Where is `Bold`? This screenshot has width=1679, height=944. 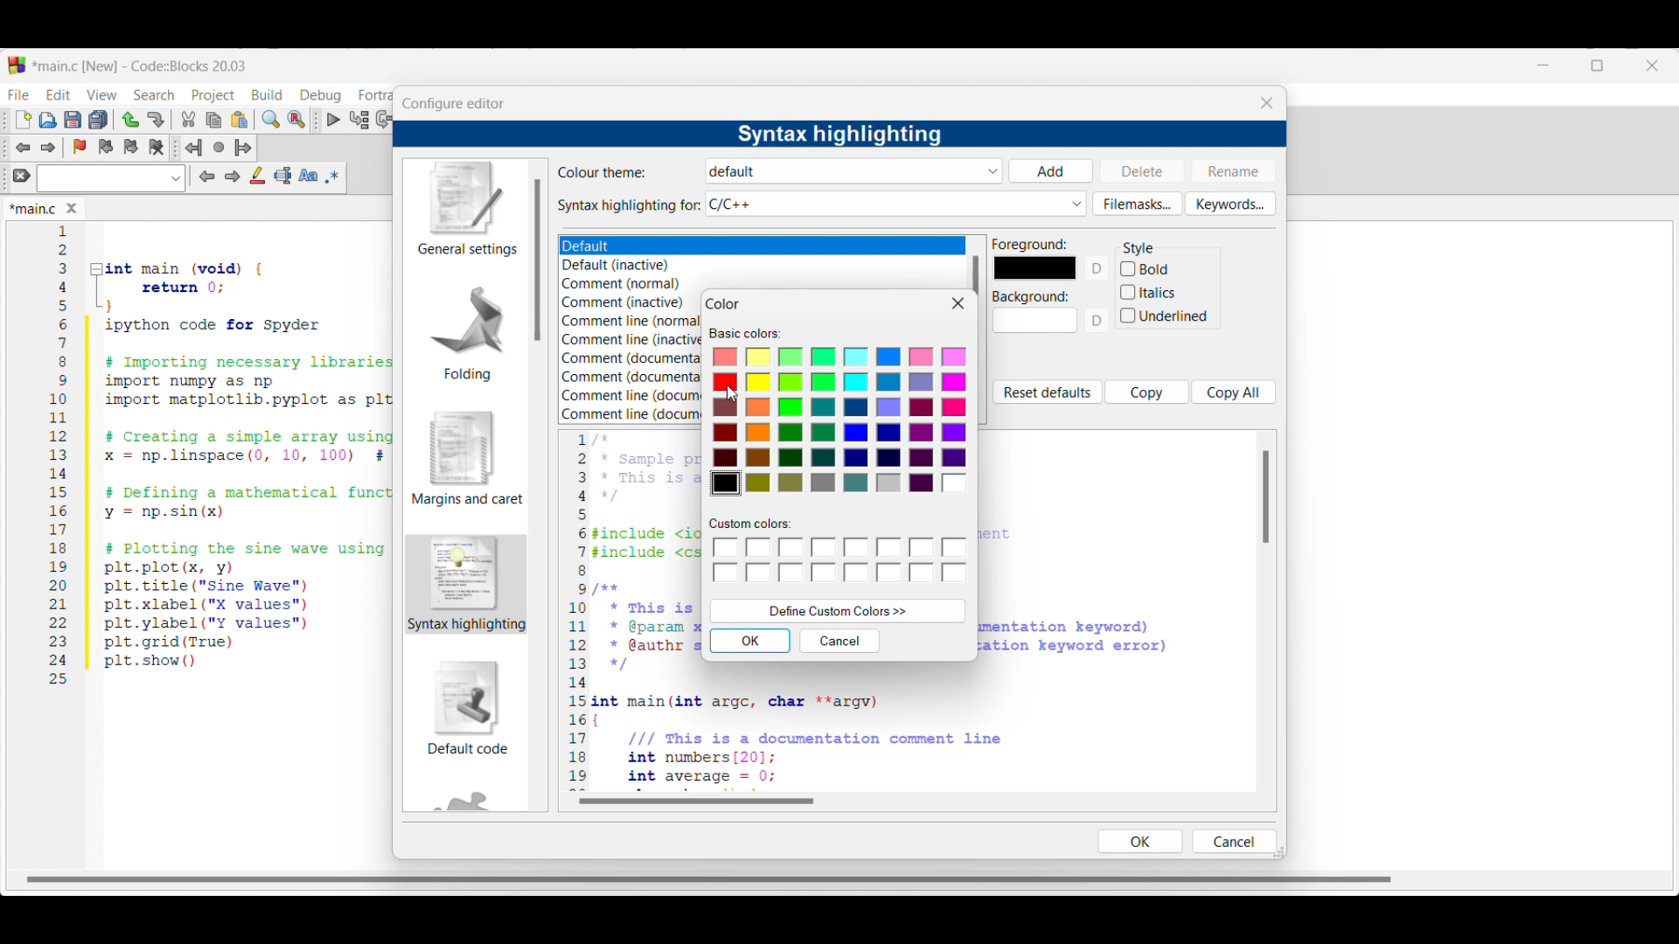 Bold is located at coordinates (1166, 267).